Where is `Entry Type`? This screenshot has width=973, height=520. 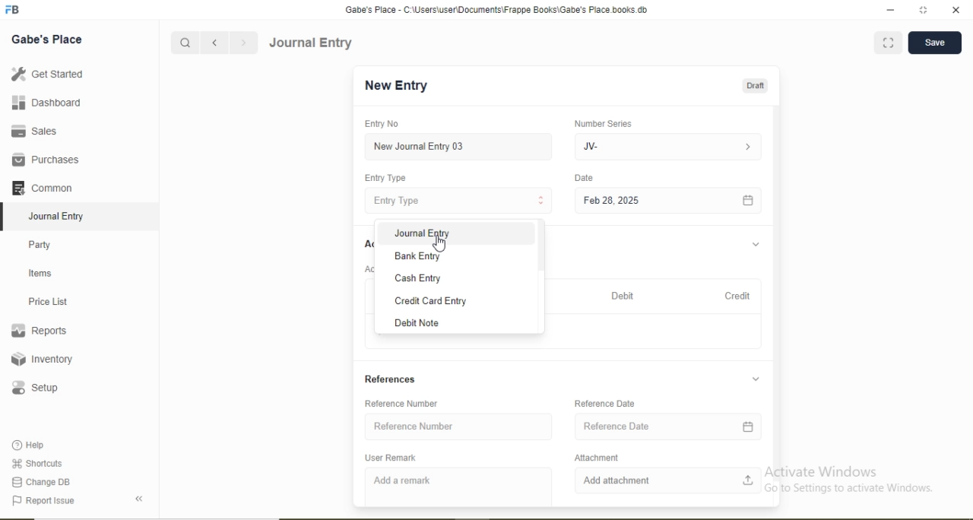 Entry Type is located at coordinates (384, 178).